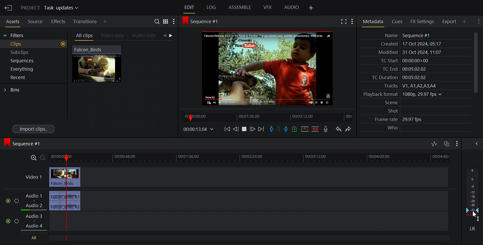  What do you see at coordinates (12, 22) in the screenshot?
I see `Assets` at bounding box center [12, 22].